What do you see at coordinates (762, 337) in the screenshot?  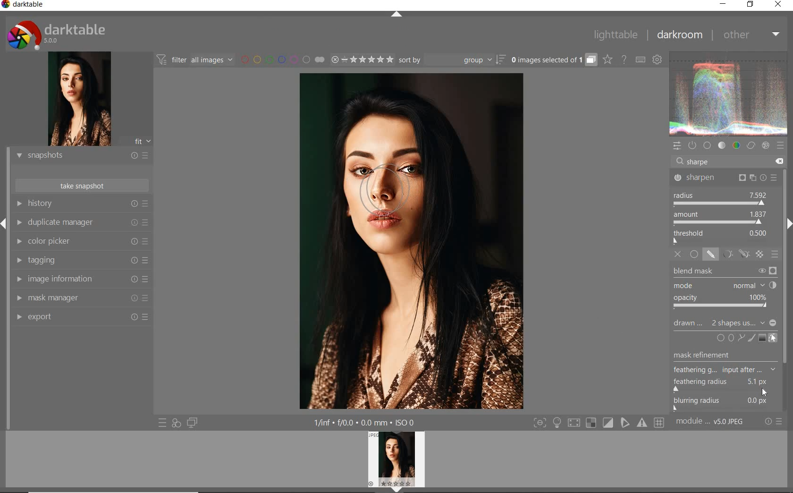 I see `ADD GRADIENT` at bounding box center [762, 337].